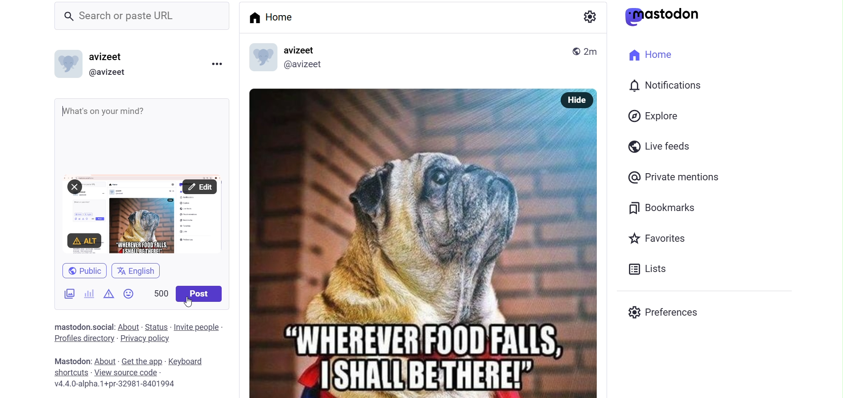 The width and height of the screenshot is (843, 398). What do you see at coordinates (277, 18) in the screenshot?
I see `home` at bounding box center [277, 18].